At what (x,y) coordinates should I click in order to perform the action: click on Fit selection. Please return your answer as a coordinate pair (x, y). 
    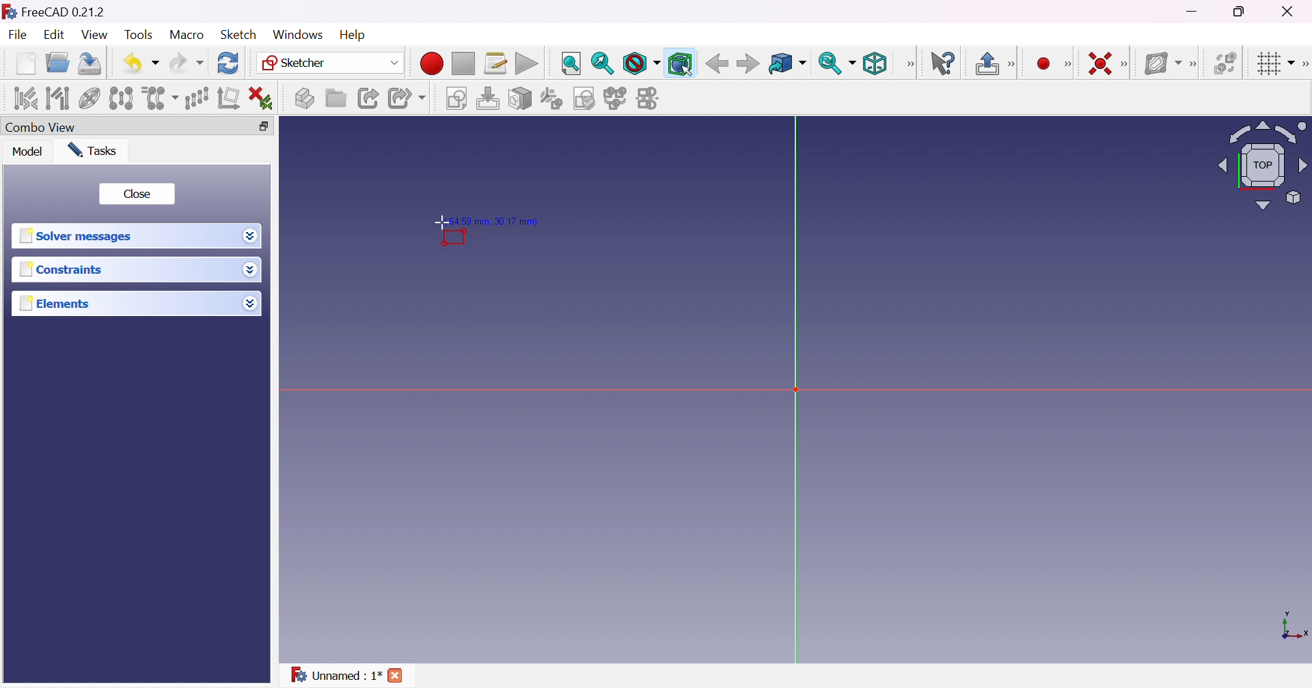
    Looking at the image, I should click on (602, 63).